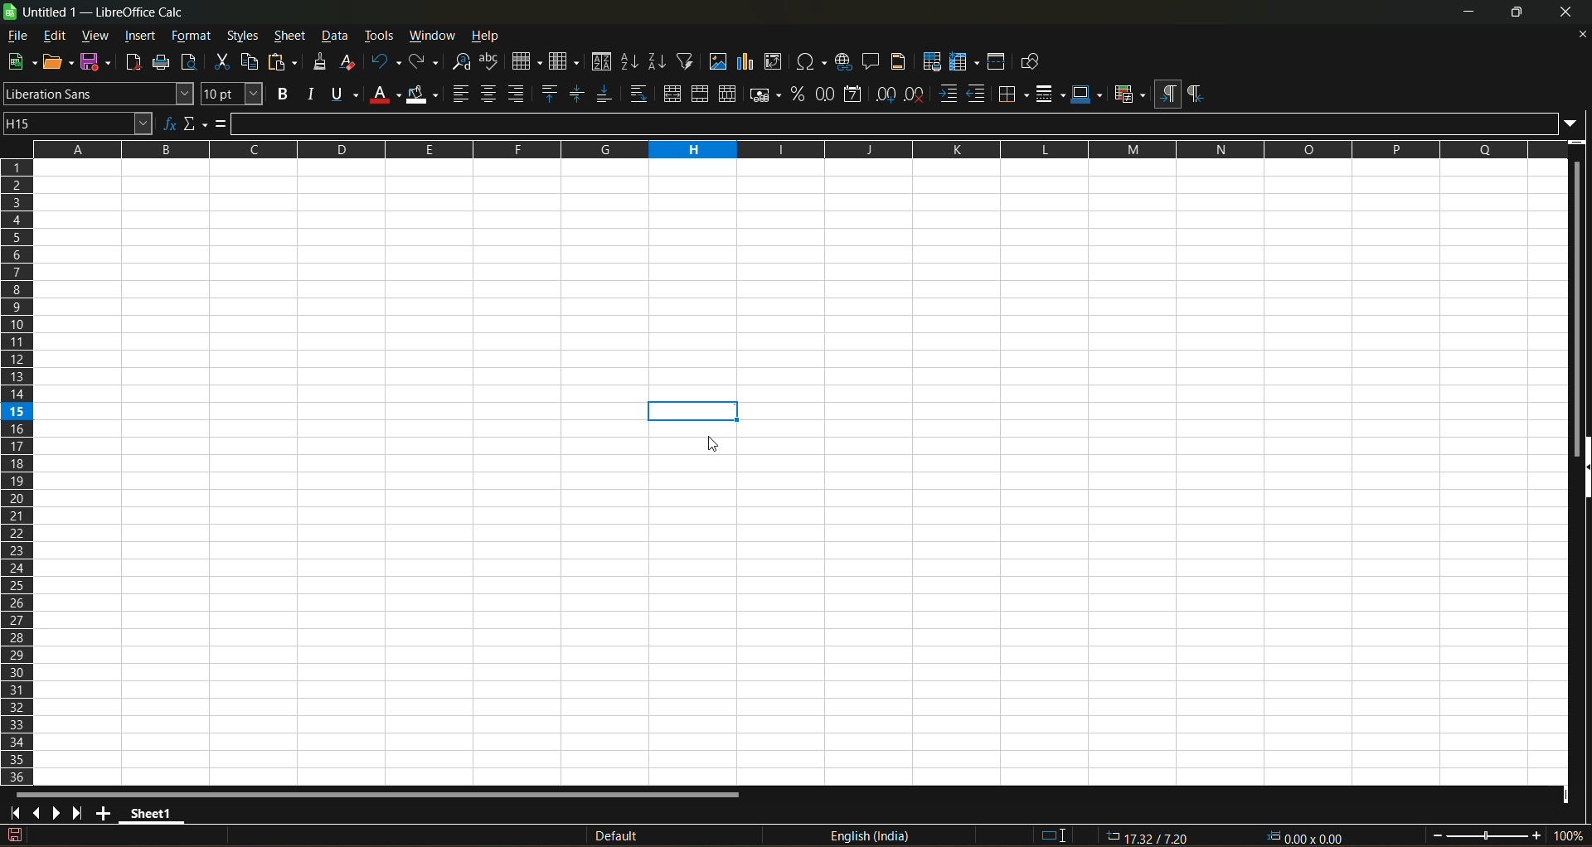  I want to click on insert special characters, so click(809, 61).